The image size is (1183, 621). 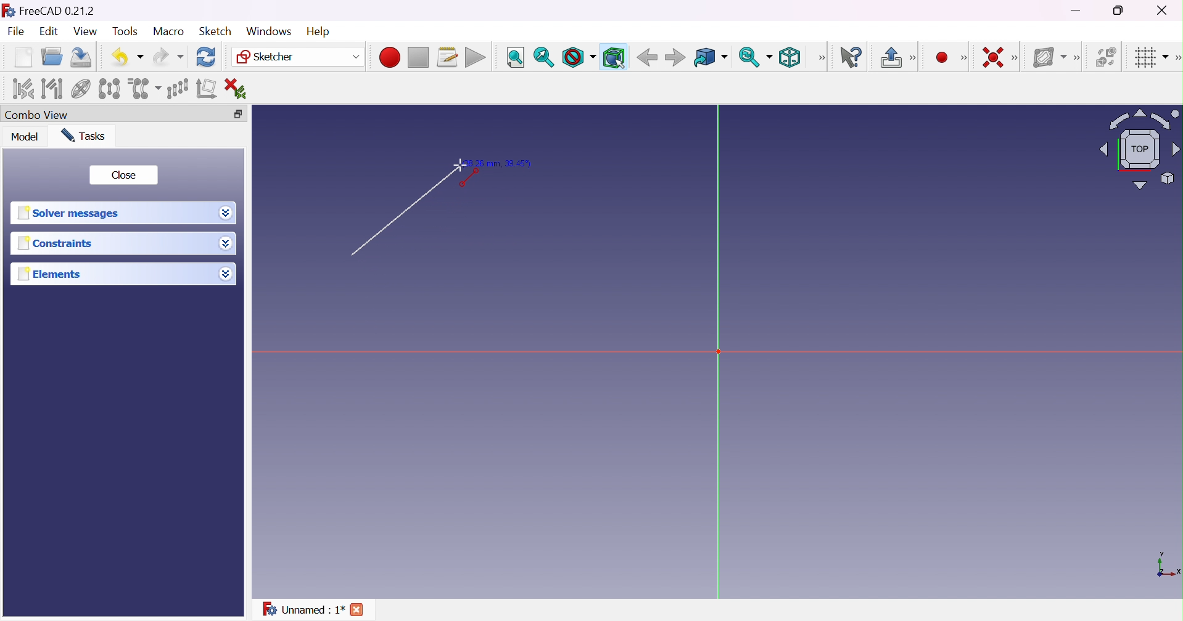 What do you see at coordinates (55, 245) in the screenshot?
I see `Constraints` at bounding box center [55, 245].